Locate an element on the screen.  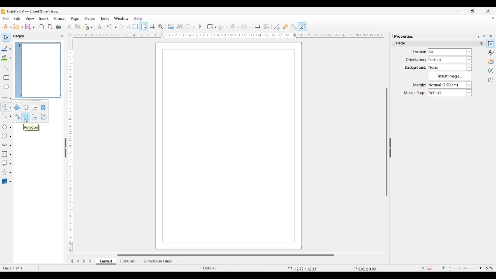
Window is located at coordinates (121, 19).